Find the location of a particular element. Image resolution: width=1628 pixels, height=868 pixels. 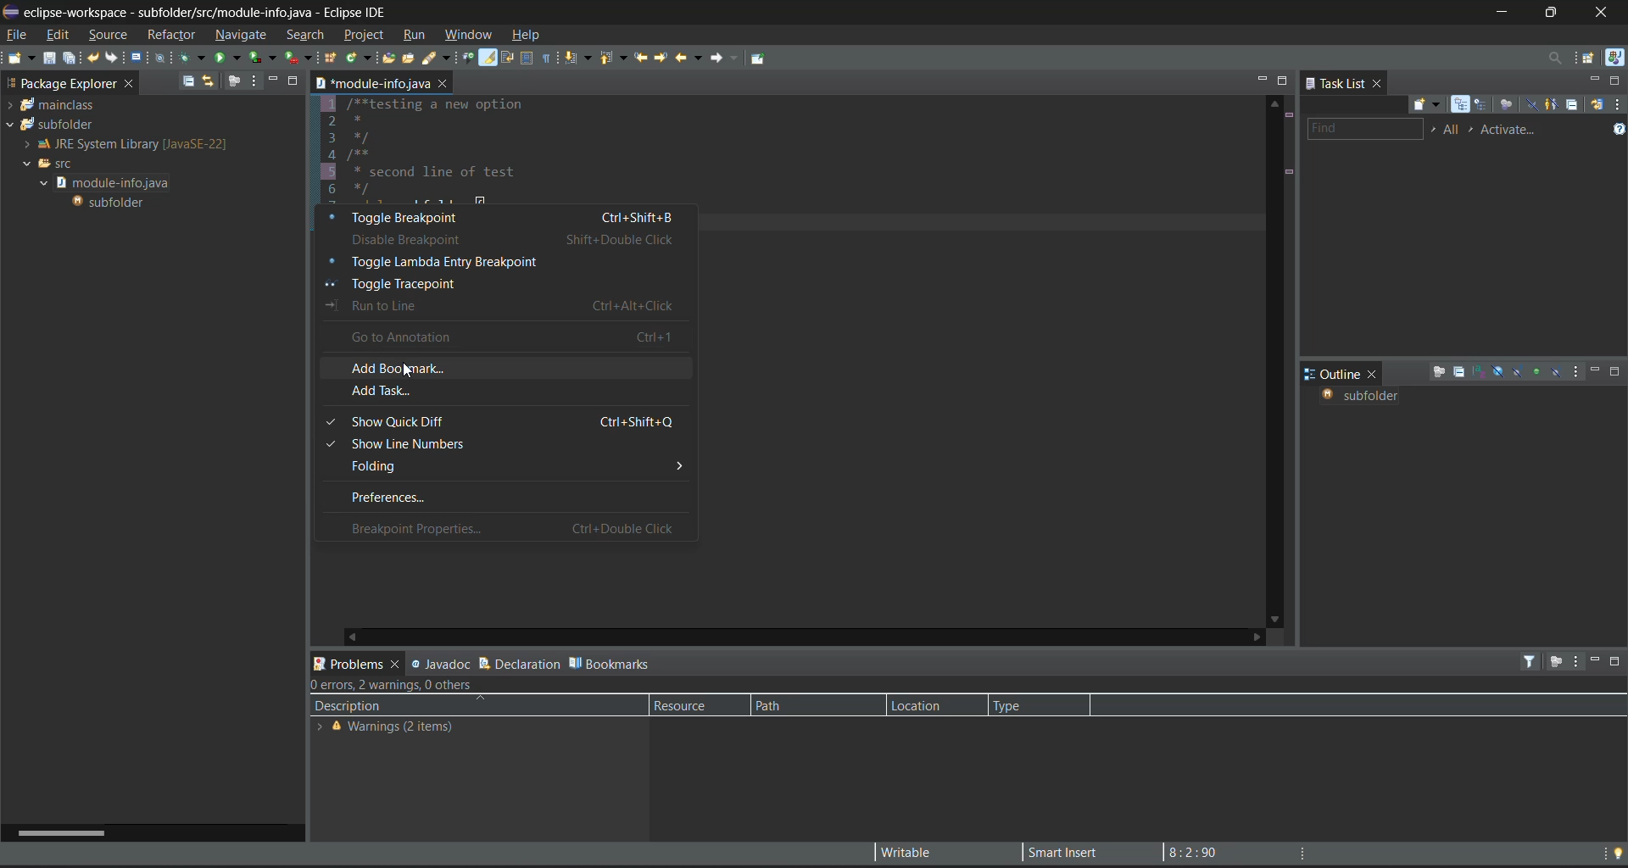

help is located at coordinates (529, 34).